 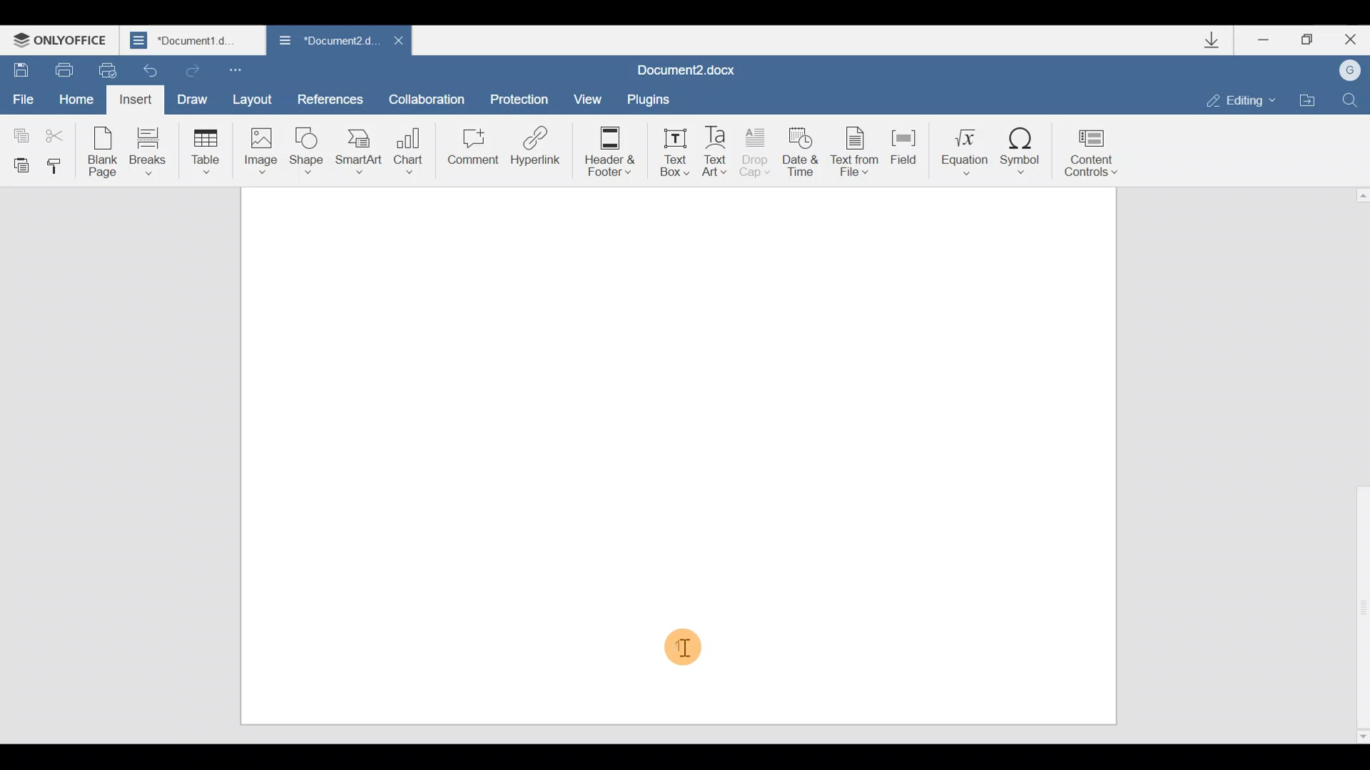 I want to click on Document2.d, so click(x=322, y=41).